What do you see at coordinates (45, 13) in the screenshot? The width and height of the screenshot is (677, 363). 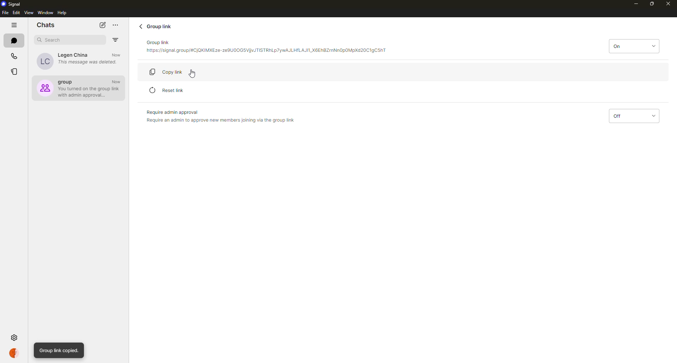 I see `window` at bounding box center [45, 13].